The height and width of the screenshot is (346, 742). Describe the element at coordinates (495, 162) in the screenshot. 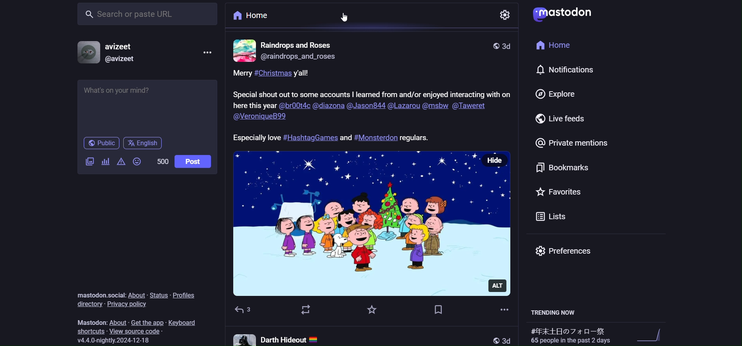

I see `hide` at that location.